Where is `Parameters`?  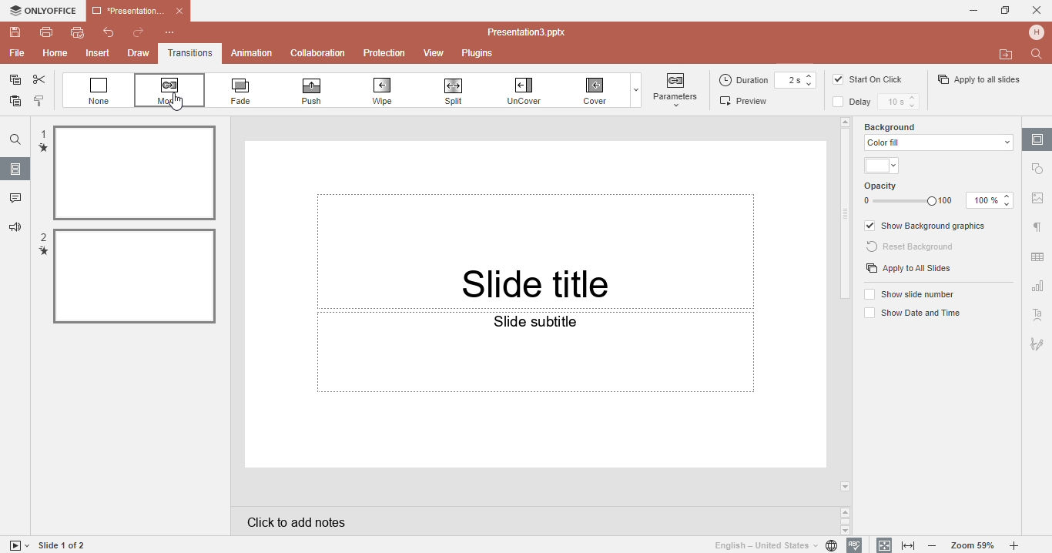
Parameters is located at coordinates (677, 89).